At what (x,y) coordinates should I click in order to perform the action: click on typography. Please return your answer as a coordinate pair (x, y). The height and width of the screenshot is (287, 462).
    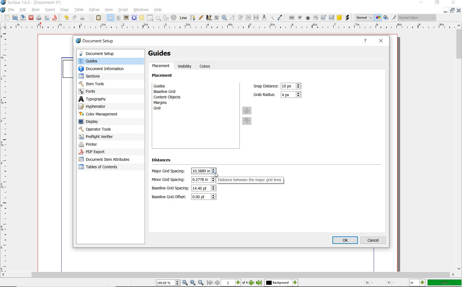
    Looking at the image, I should click on (111, 99).